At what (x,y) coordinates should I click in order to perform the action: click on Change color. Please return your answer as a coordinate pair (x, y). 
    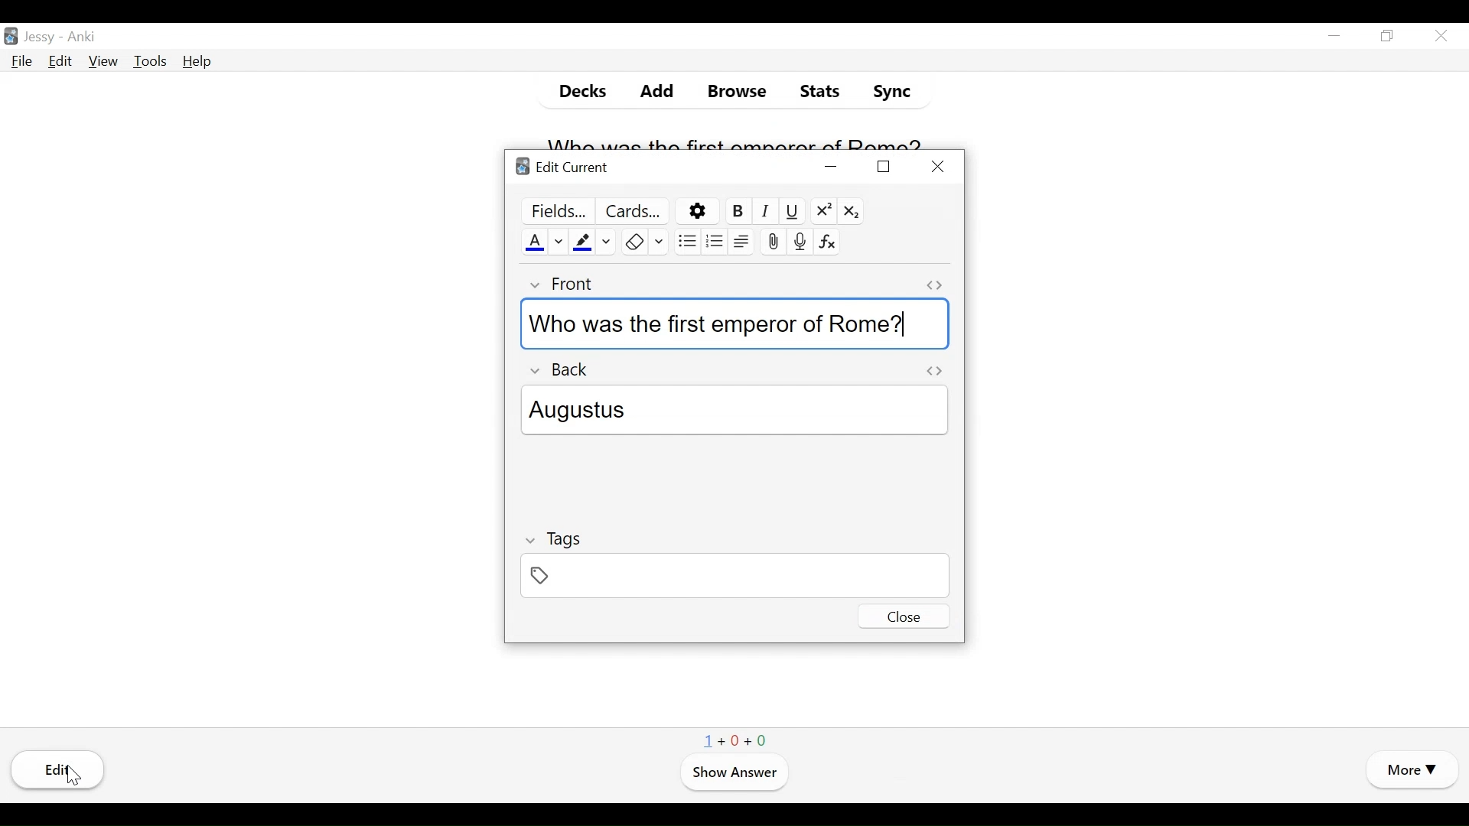
    Looking at the image, I should click on (607, 240).